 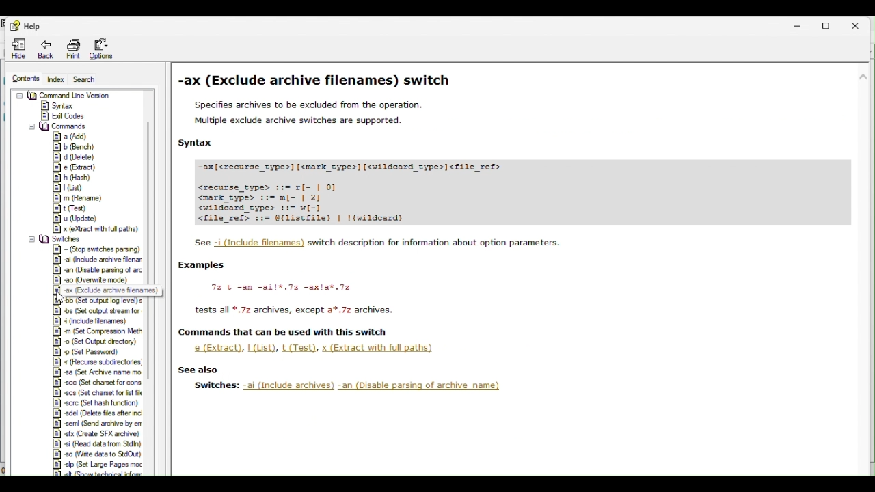 I want to click on |&] bs (Set output stream for +, so click(x=98, y=310).